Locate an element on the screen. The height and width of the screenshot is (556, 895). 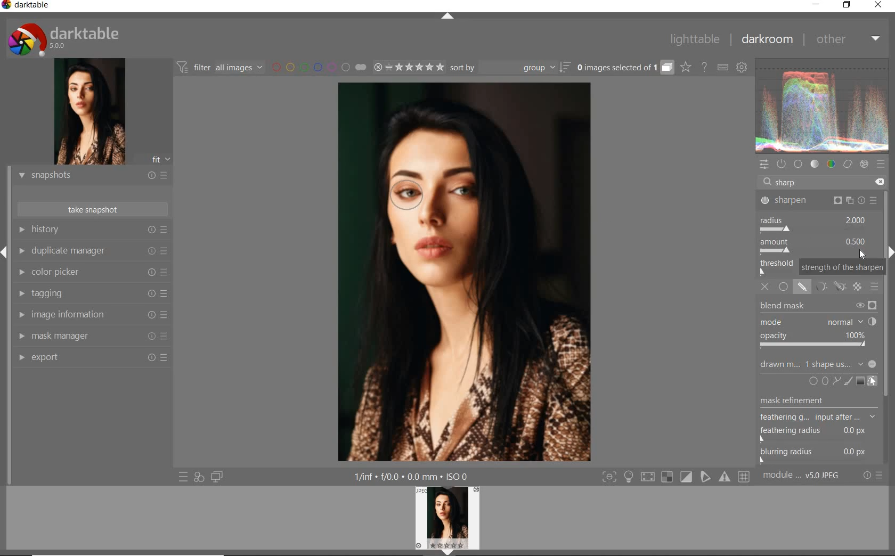
correct is located at coordinates (848, 165).